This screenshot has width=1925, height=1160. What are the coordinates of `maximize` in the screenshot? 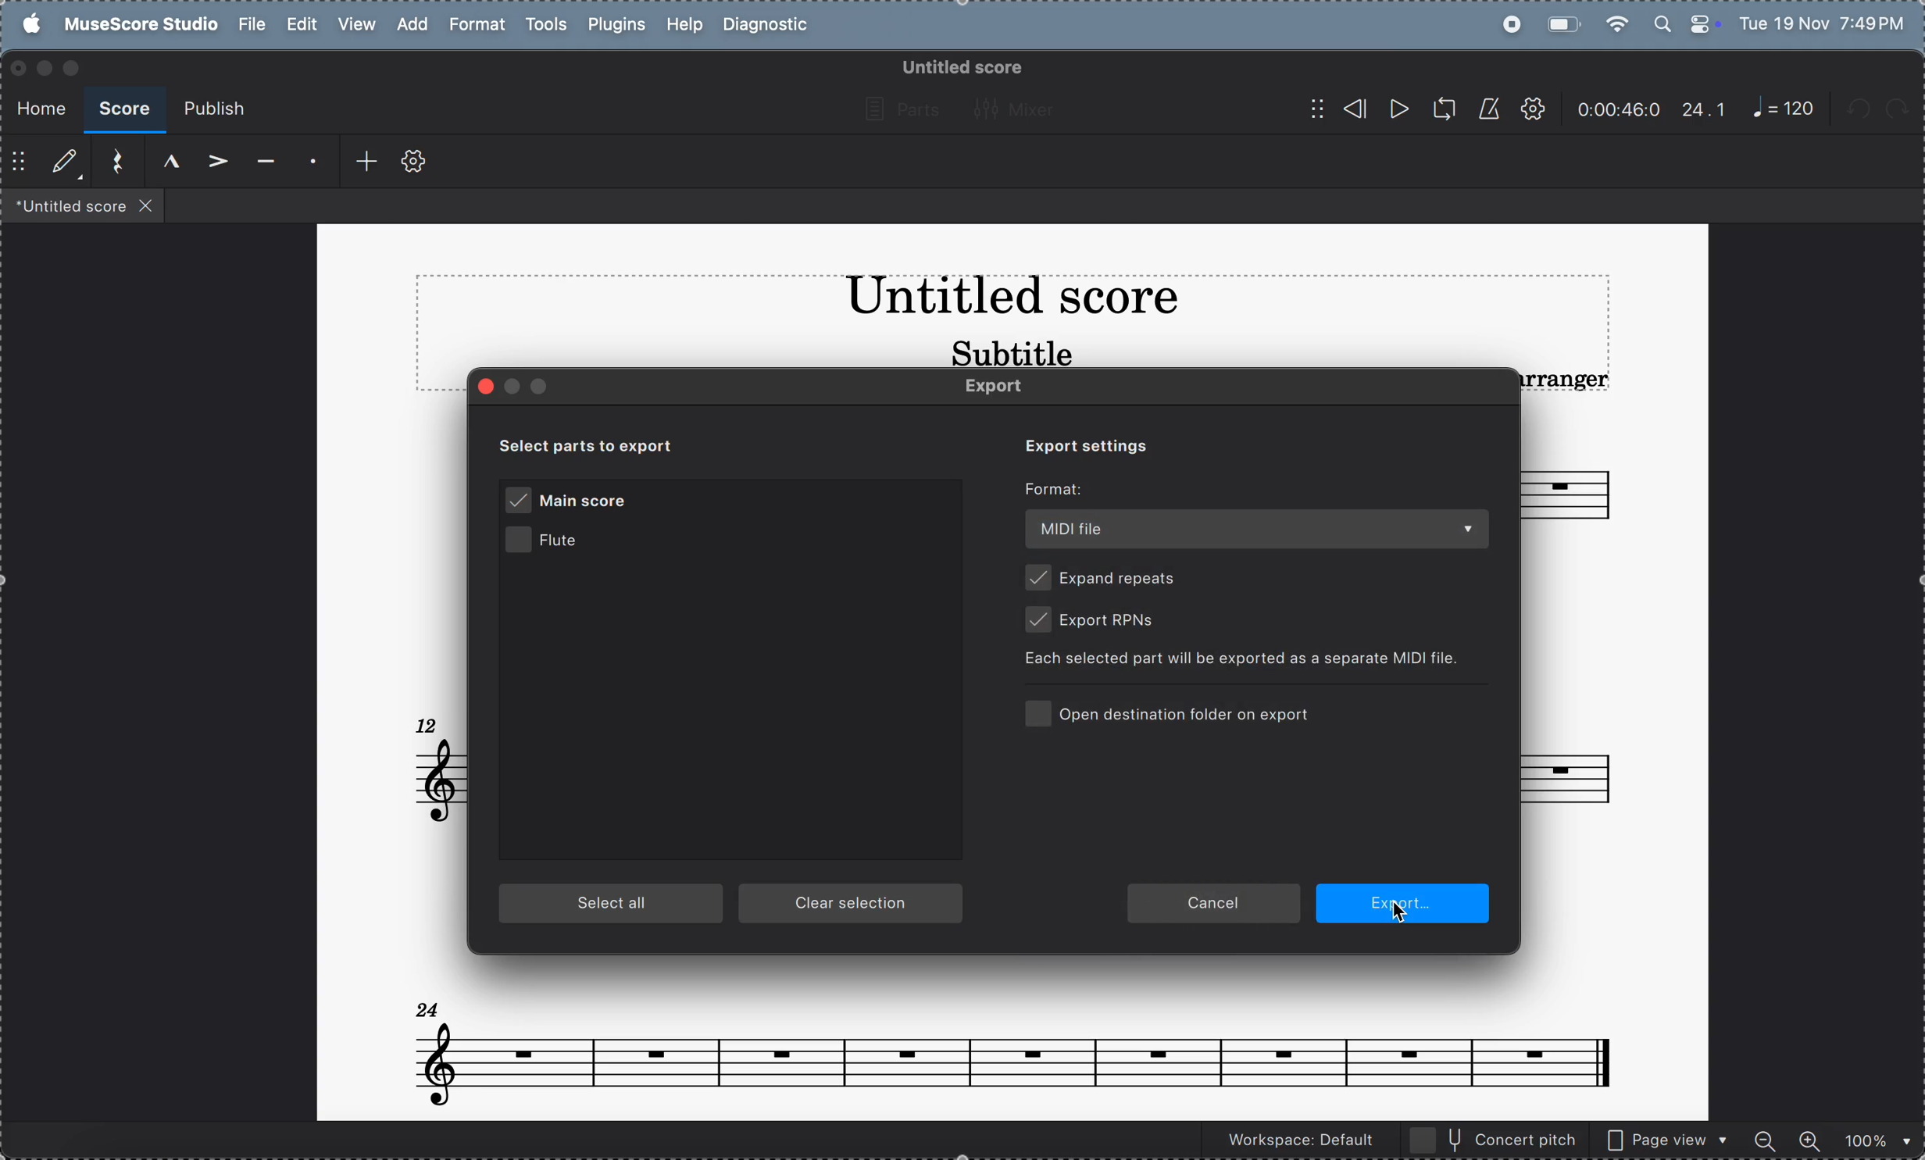 It's located at (75, 68).